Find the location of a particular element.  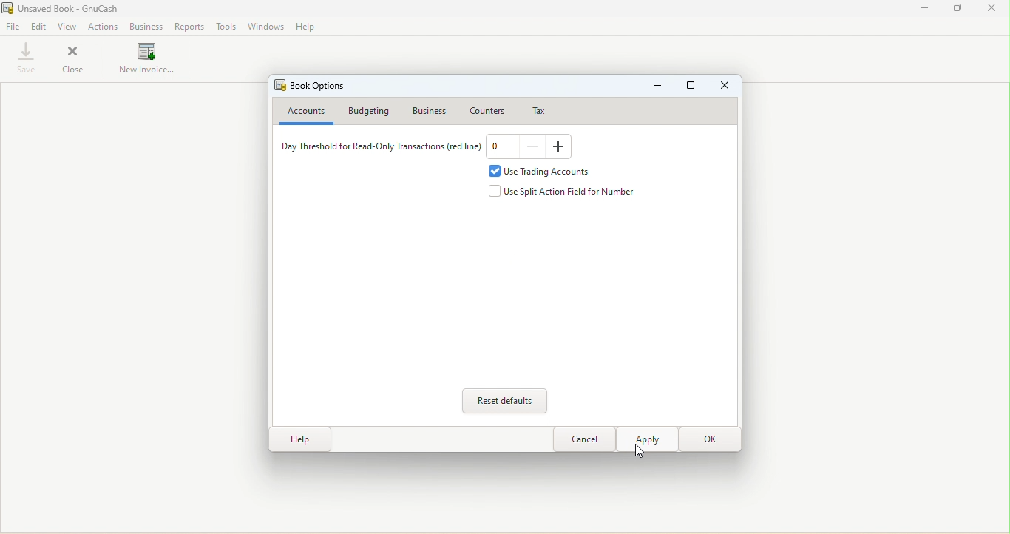

cursor is located at coordinates (638, 450).